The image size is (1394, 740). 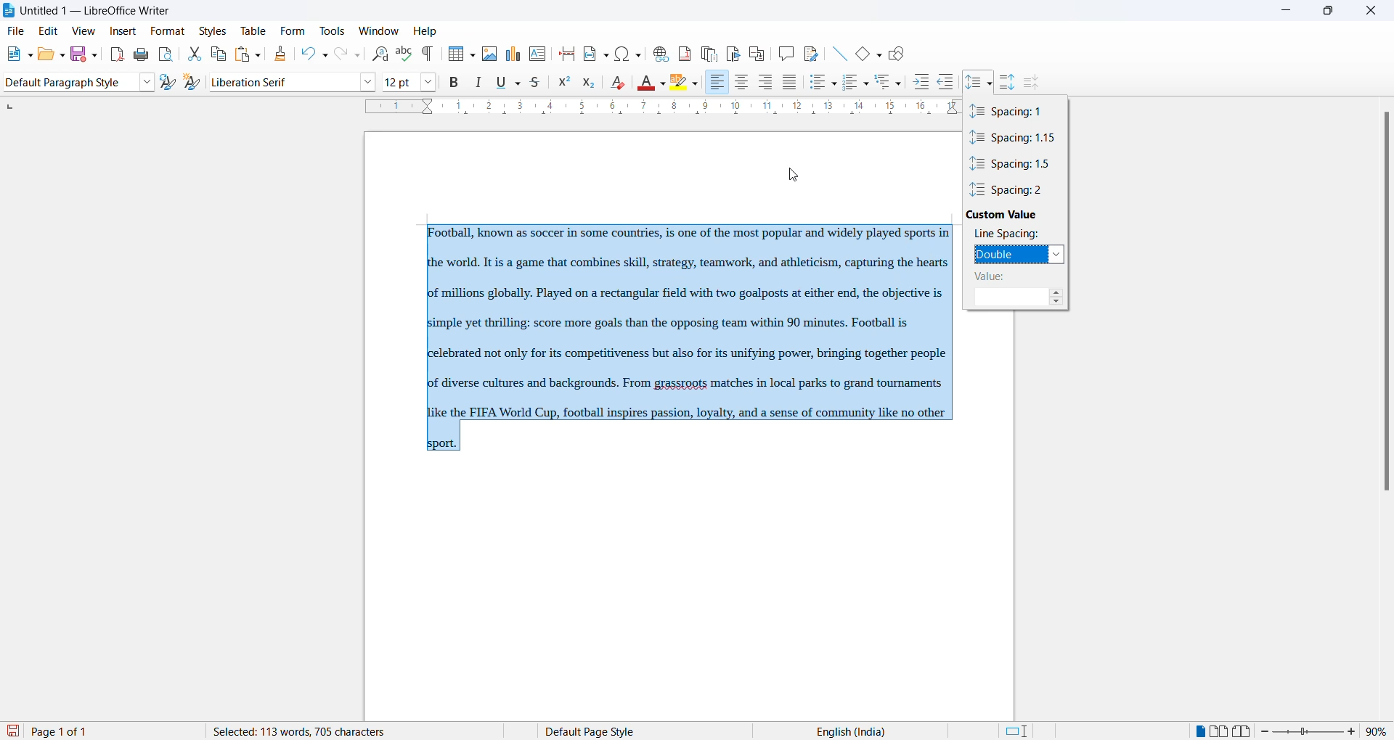 What do you see at coordinates (76, 53) in the screenshot?
I see `save` at bounding box center [76, 53].